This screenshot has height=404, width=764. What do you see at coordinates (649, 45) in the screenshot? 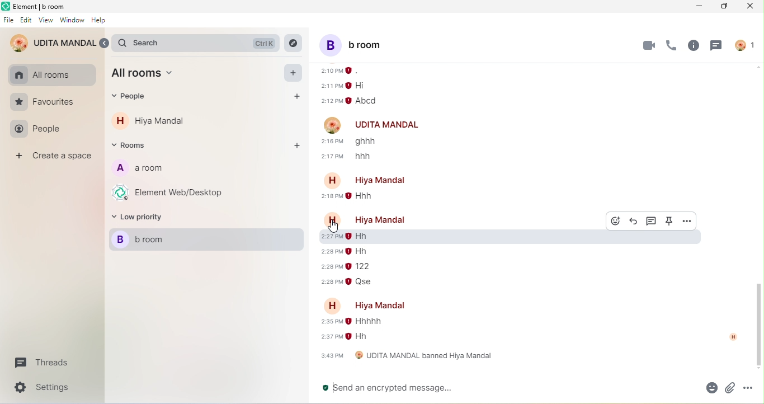
I see `video call` at bounding box center [649, 45].